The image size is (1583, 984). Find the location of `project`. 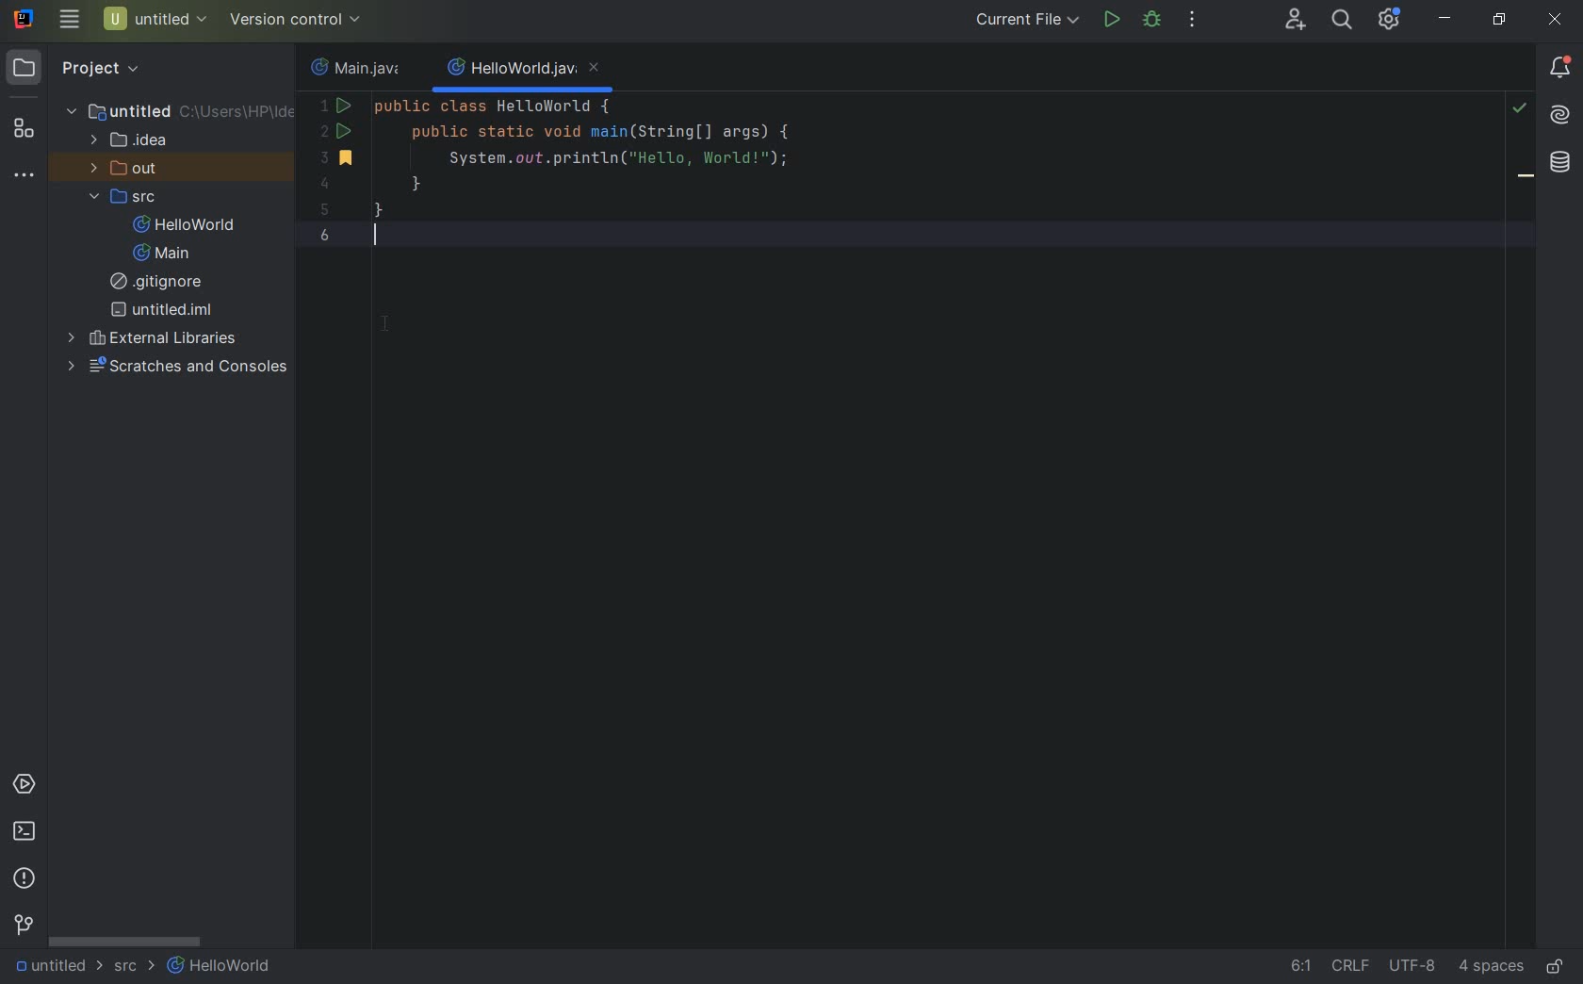

project is located at coordinates (75, 68).